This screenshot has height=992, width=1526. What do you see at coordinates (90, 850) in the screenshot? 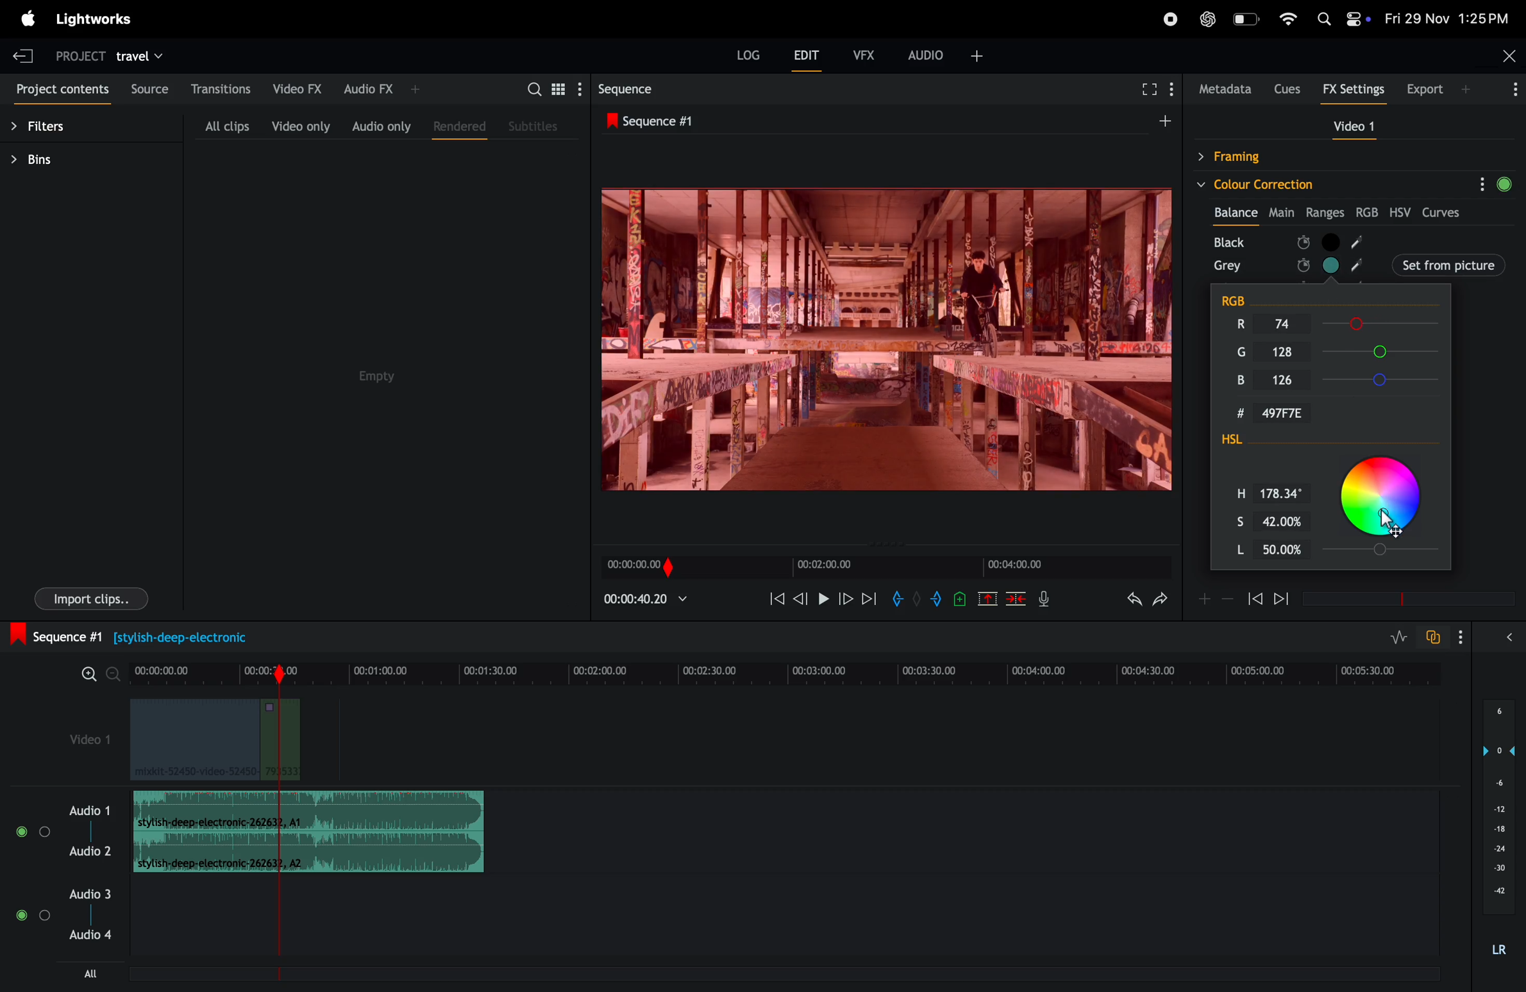
I see `Audio 2` at bounding box center [90, 850].